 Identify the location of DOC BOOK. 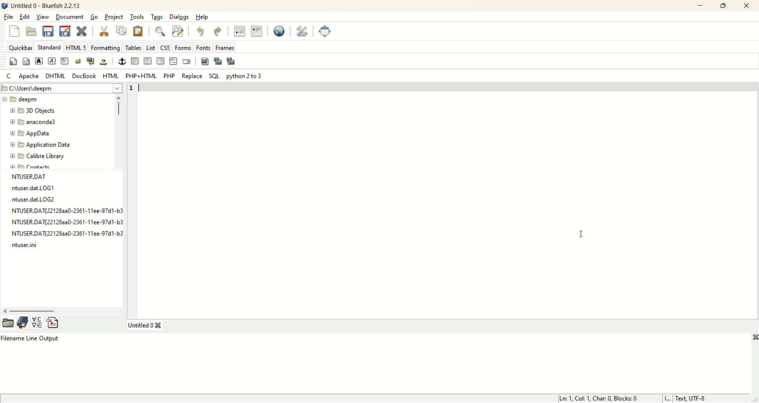
(85, 76).